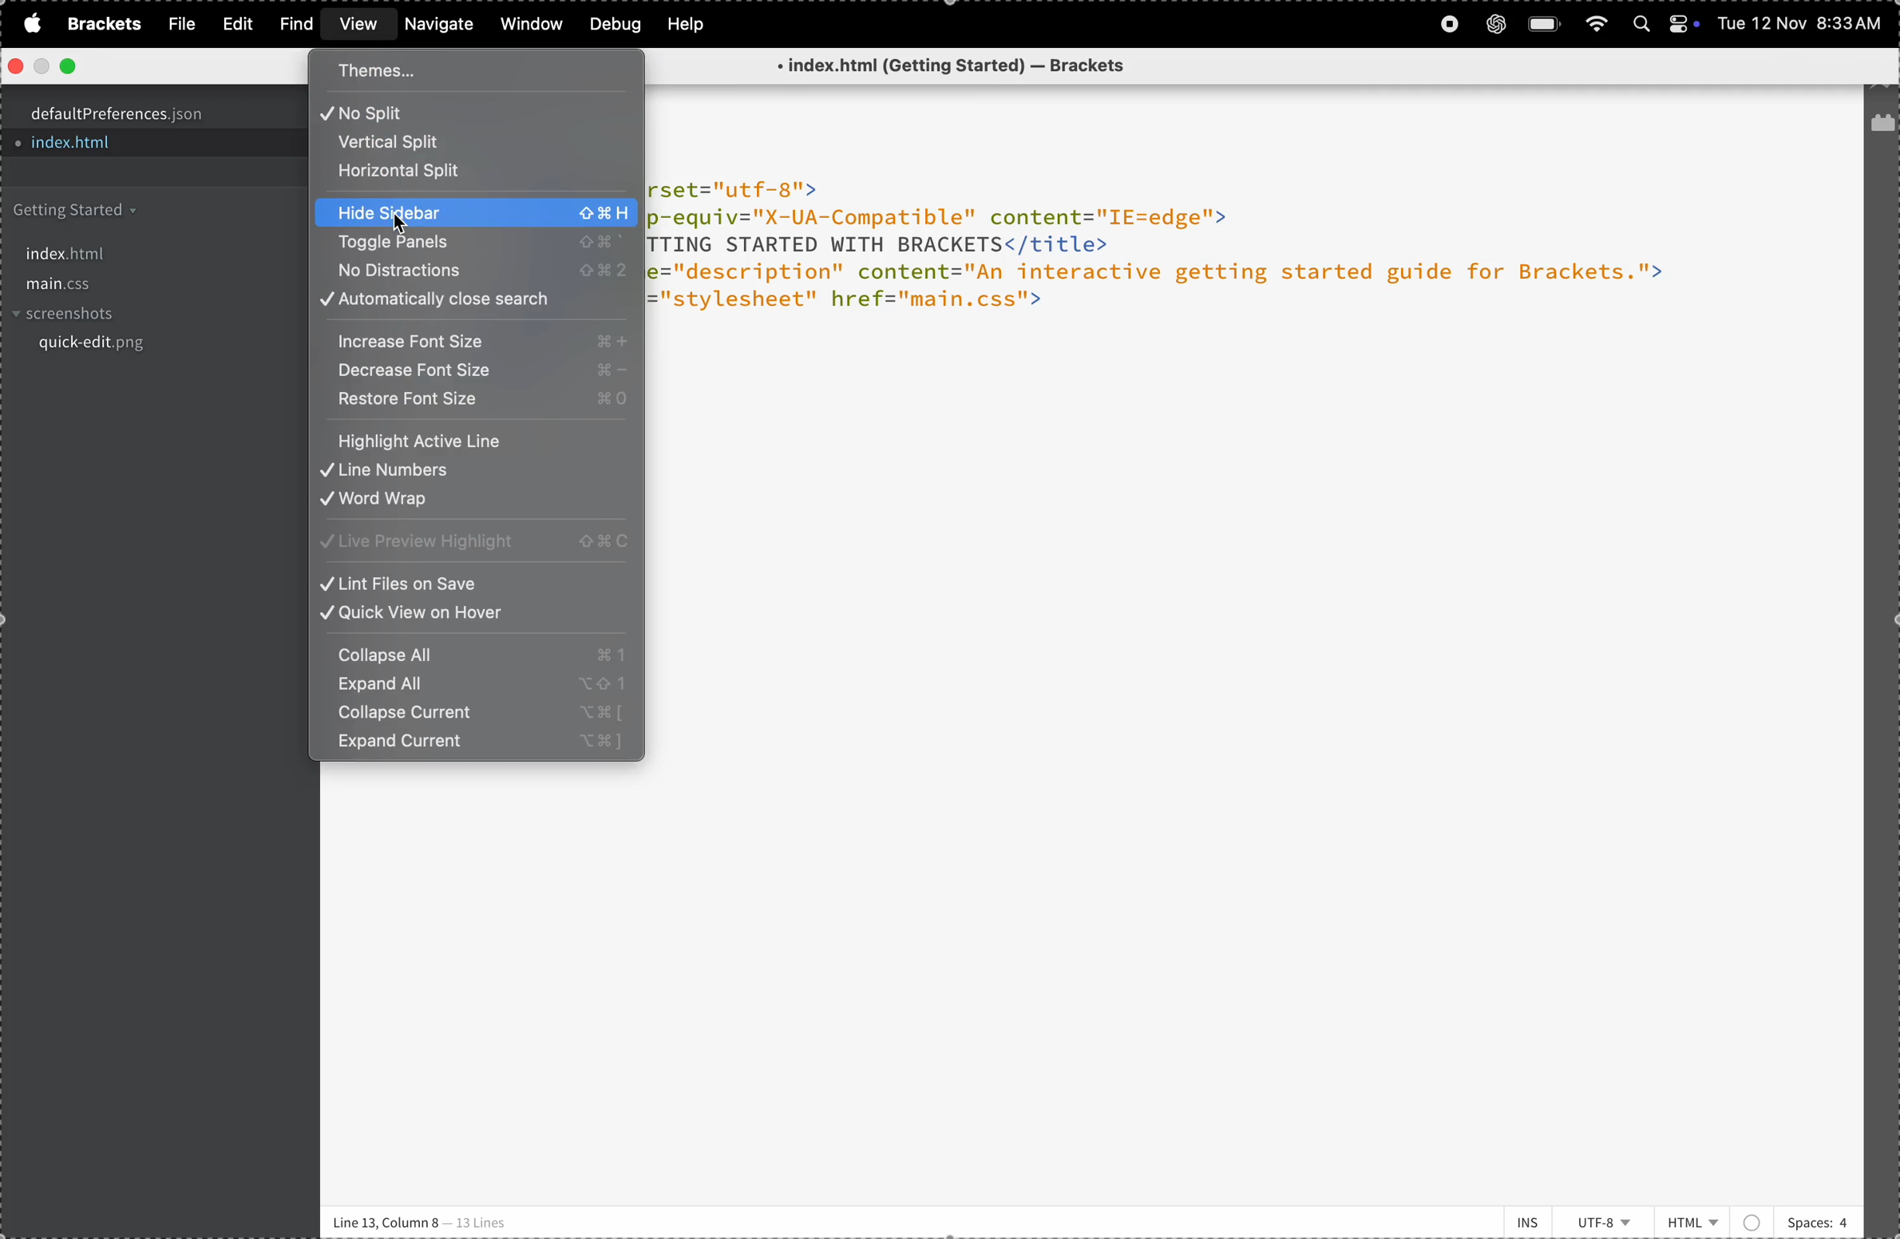 The width and height of the screenshot is (1900, 1239). Describe the element at coordinates (1644, 25) in the screenshot. I see `Search icon` at that location.